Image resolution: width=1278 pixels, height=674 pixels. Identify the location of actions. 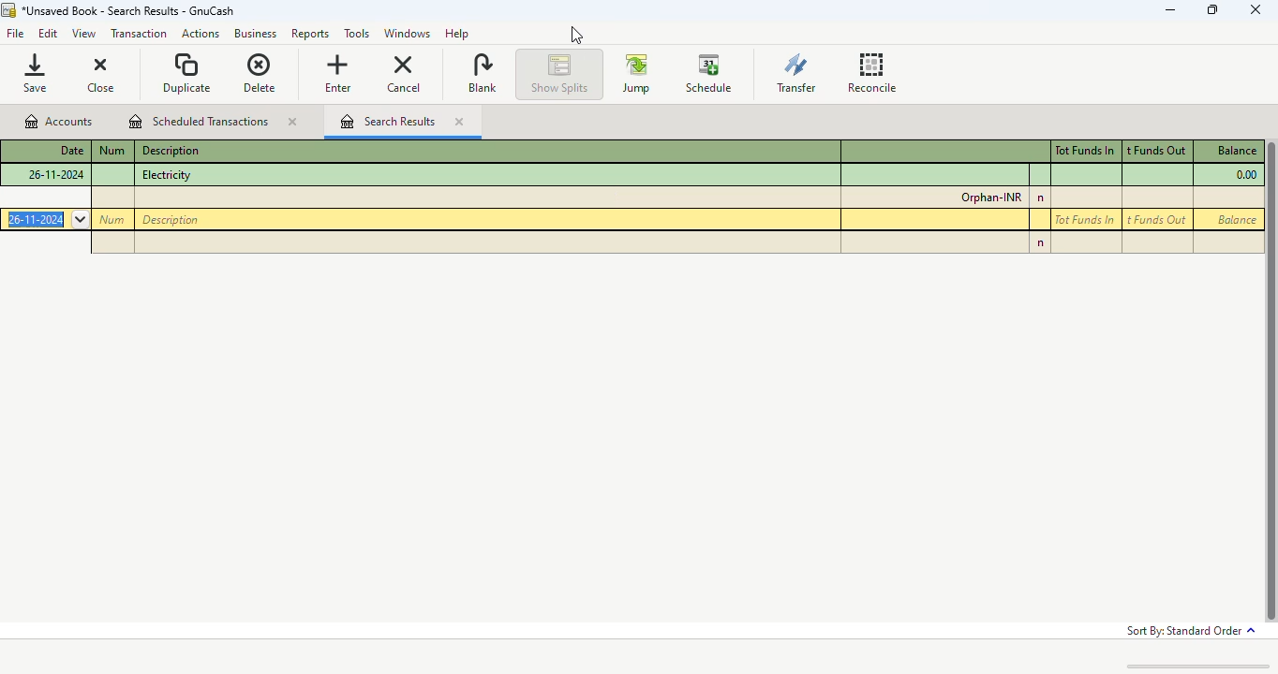
(199, 35).